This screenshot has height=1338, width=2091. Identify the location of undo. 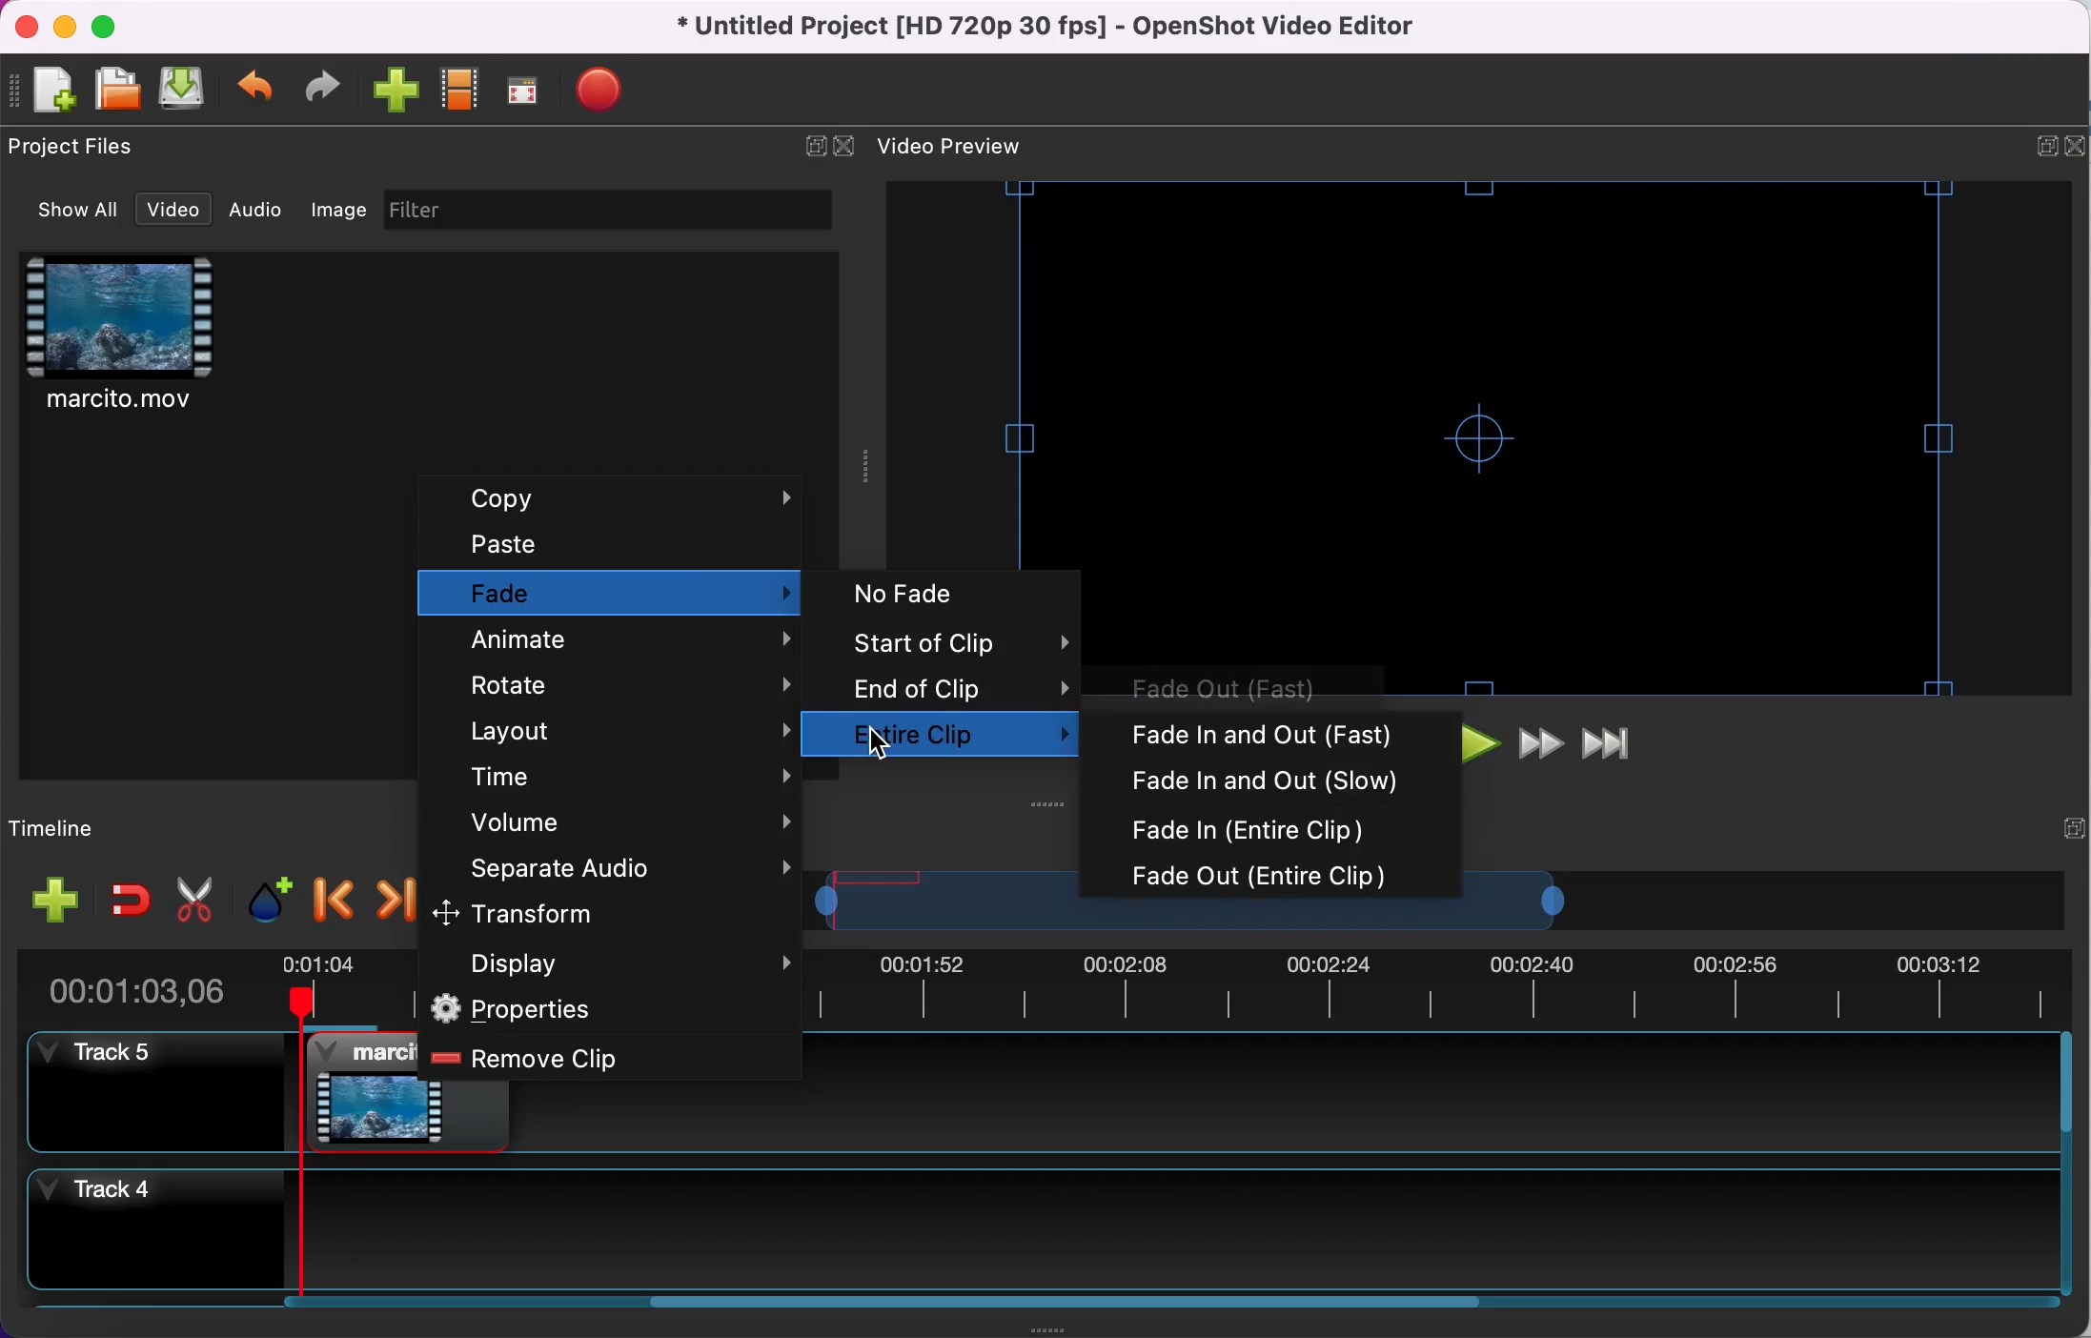
(251, 88).